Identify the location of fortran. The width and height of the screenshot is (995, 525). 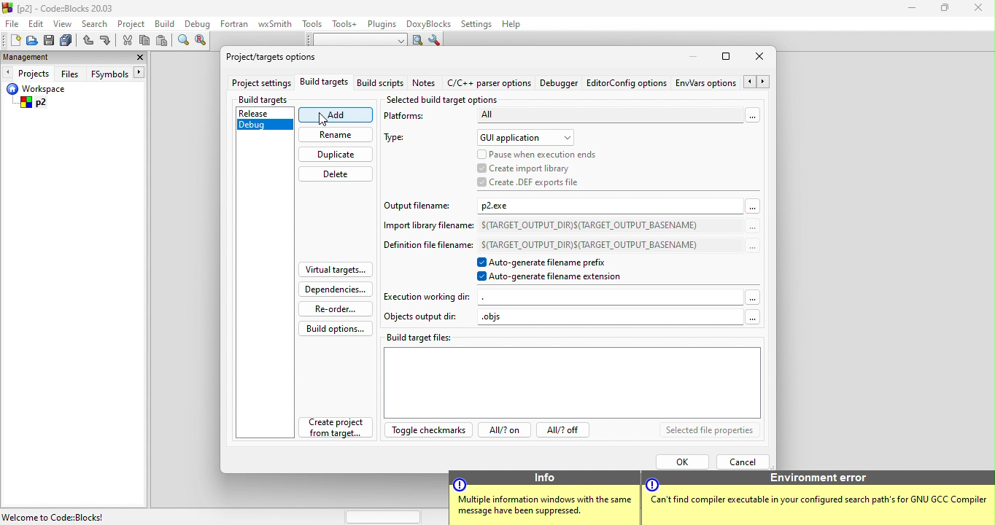
(236, 23).